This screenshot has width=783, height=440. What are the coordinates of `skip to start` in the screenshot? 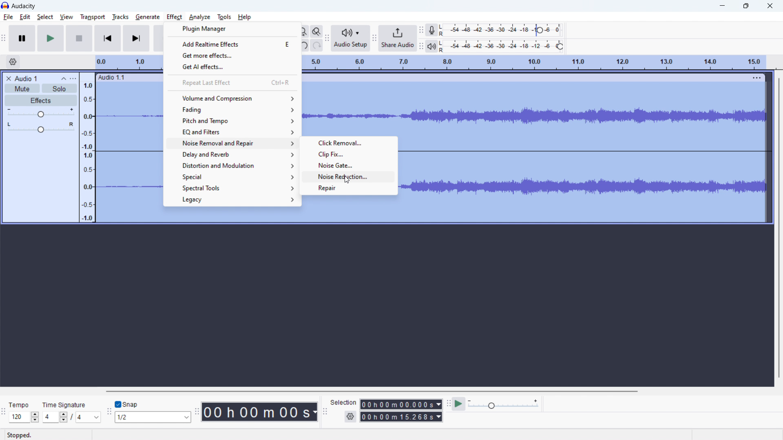 It's located at (107, 38).